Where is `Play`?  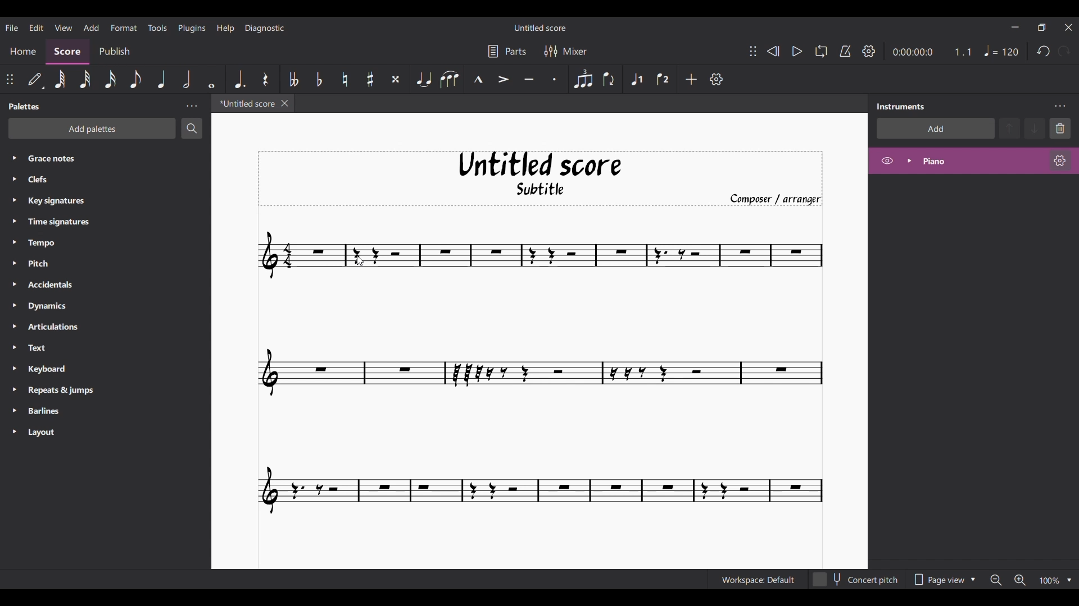
Play is located at coordinates (797, 51).